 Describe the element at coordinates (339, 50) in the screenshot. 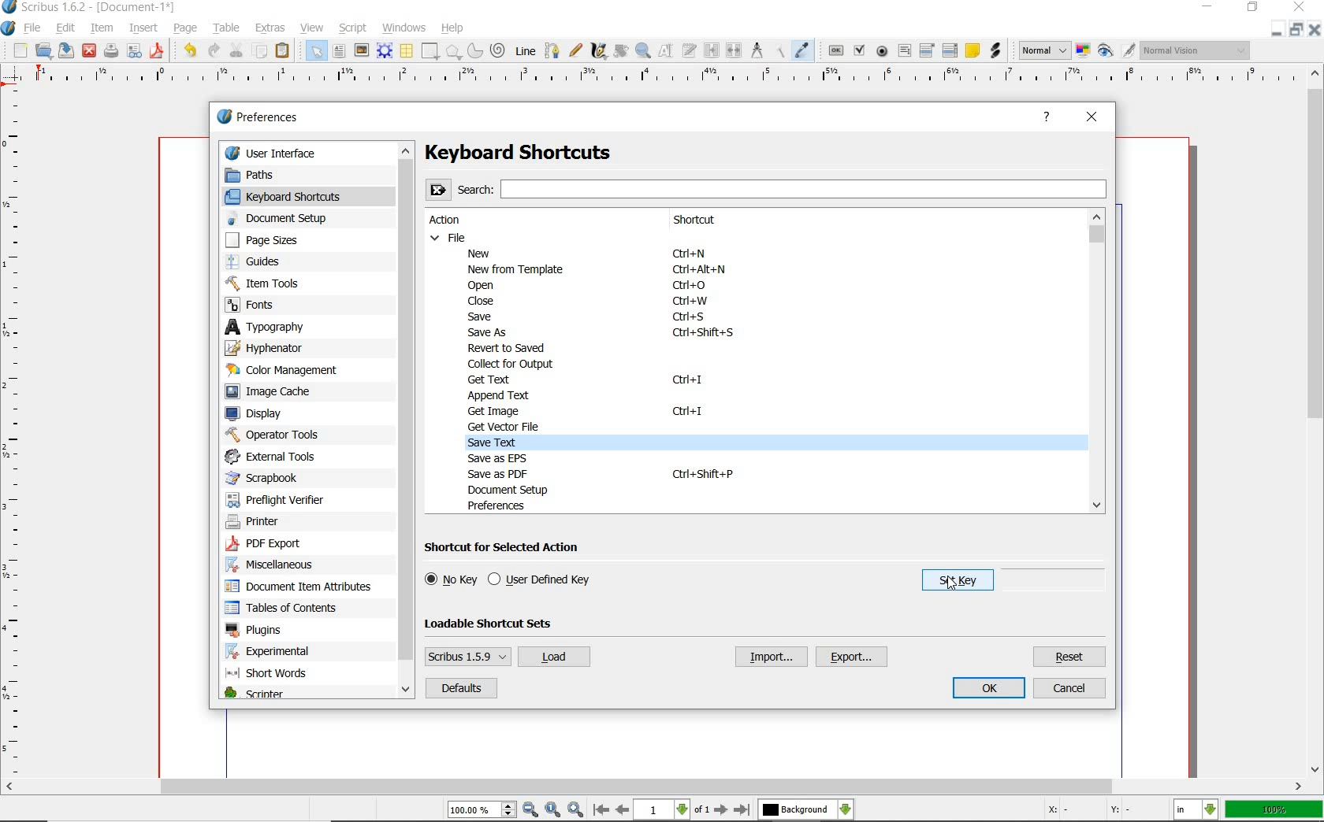

I see `text frame` at that location.